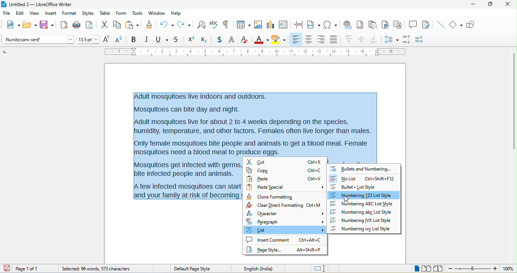  What do you see at coordinates (261, 39) in the screenshot?
I see `font color` at bounding box center [261, 39].